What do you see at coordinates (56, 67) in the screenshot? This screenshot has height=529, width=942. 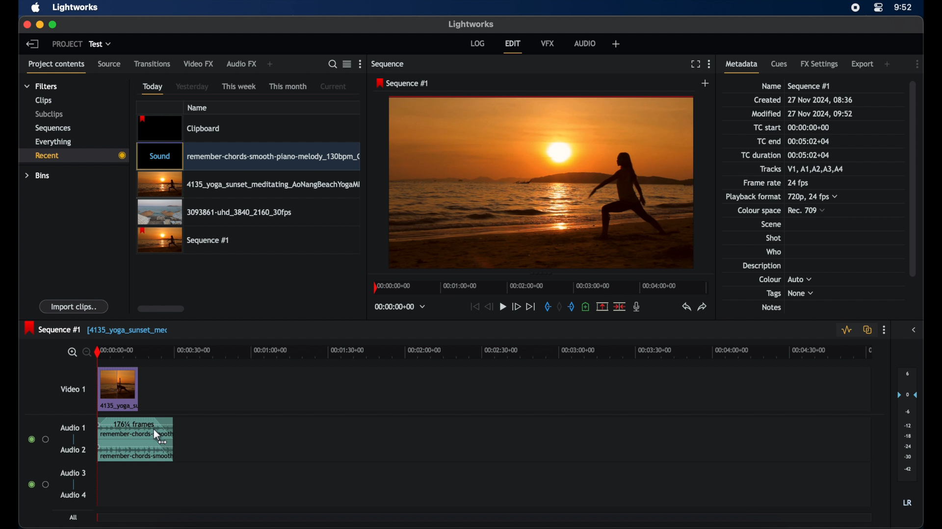 I see `project contents` at bounding box center [56, 67].